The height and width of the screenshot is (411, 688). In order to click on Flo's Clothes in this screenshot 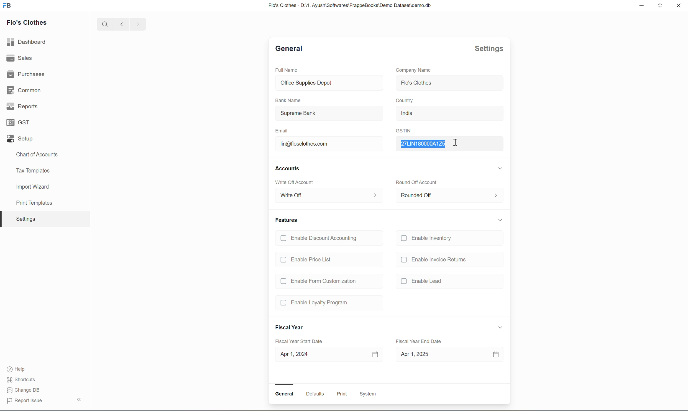, I will do `click(449, 84)`.